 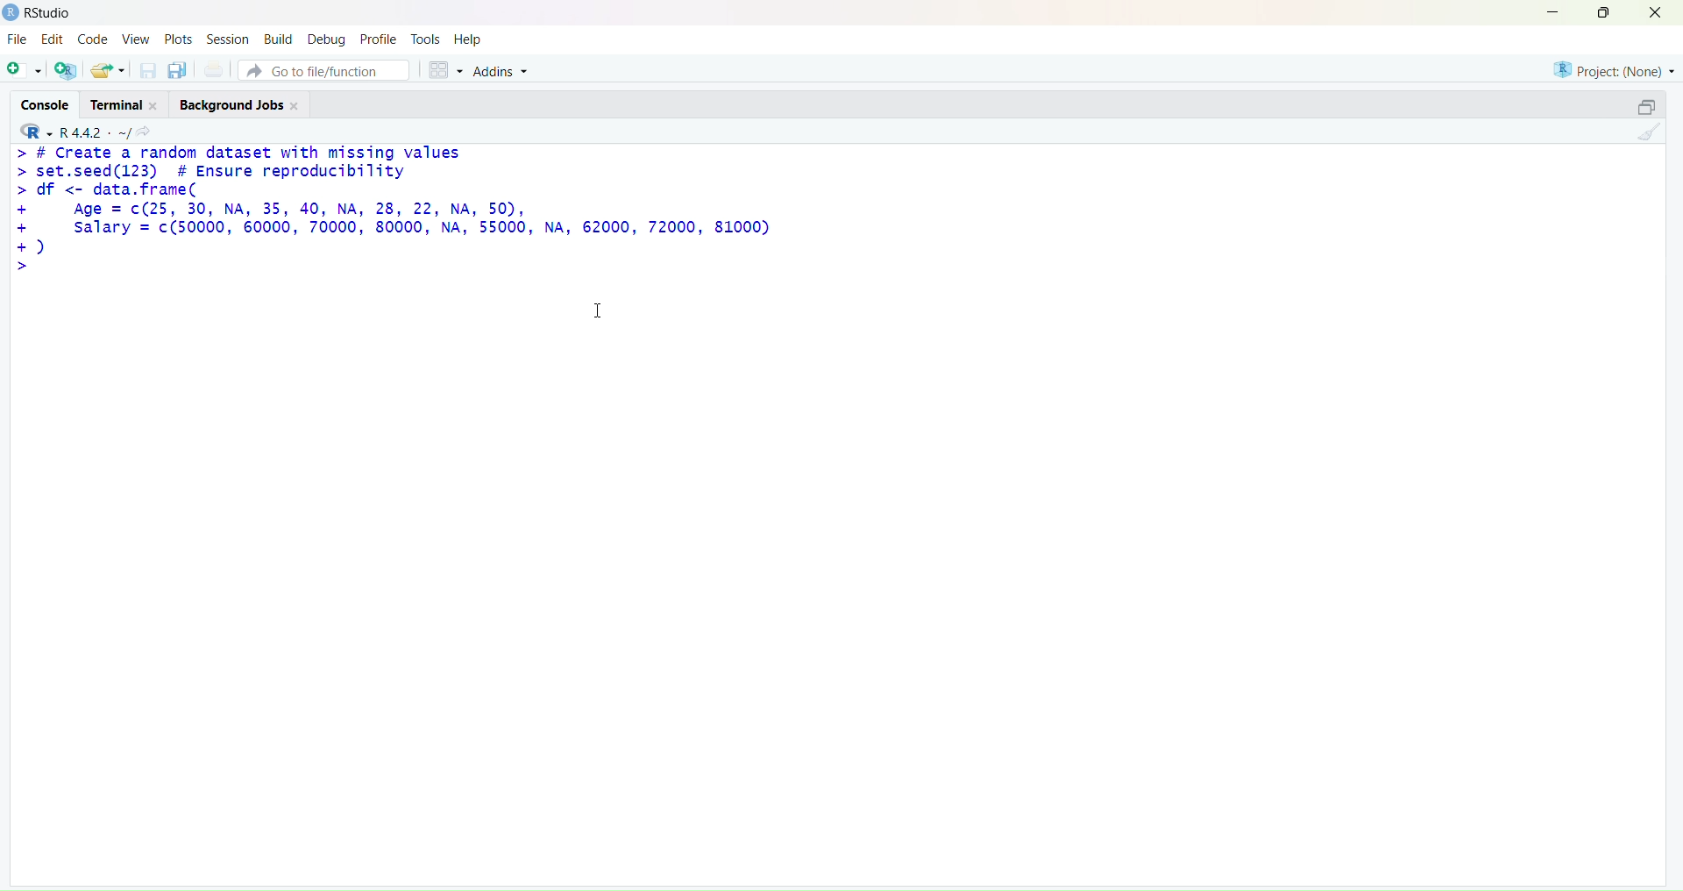 What do you see at coordinates (73, 131) in the screenshot?
I see `R 4.4.2` at bounding box center [73, 131].